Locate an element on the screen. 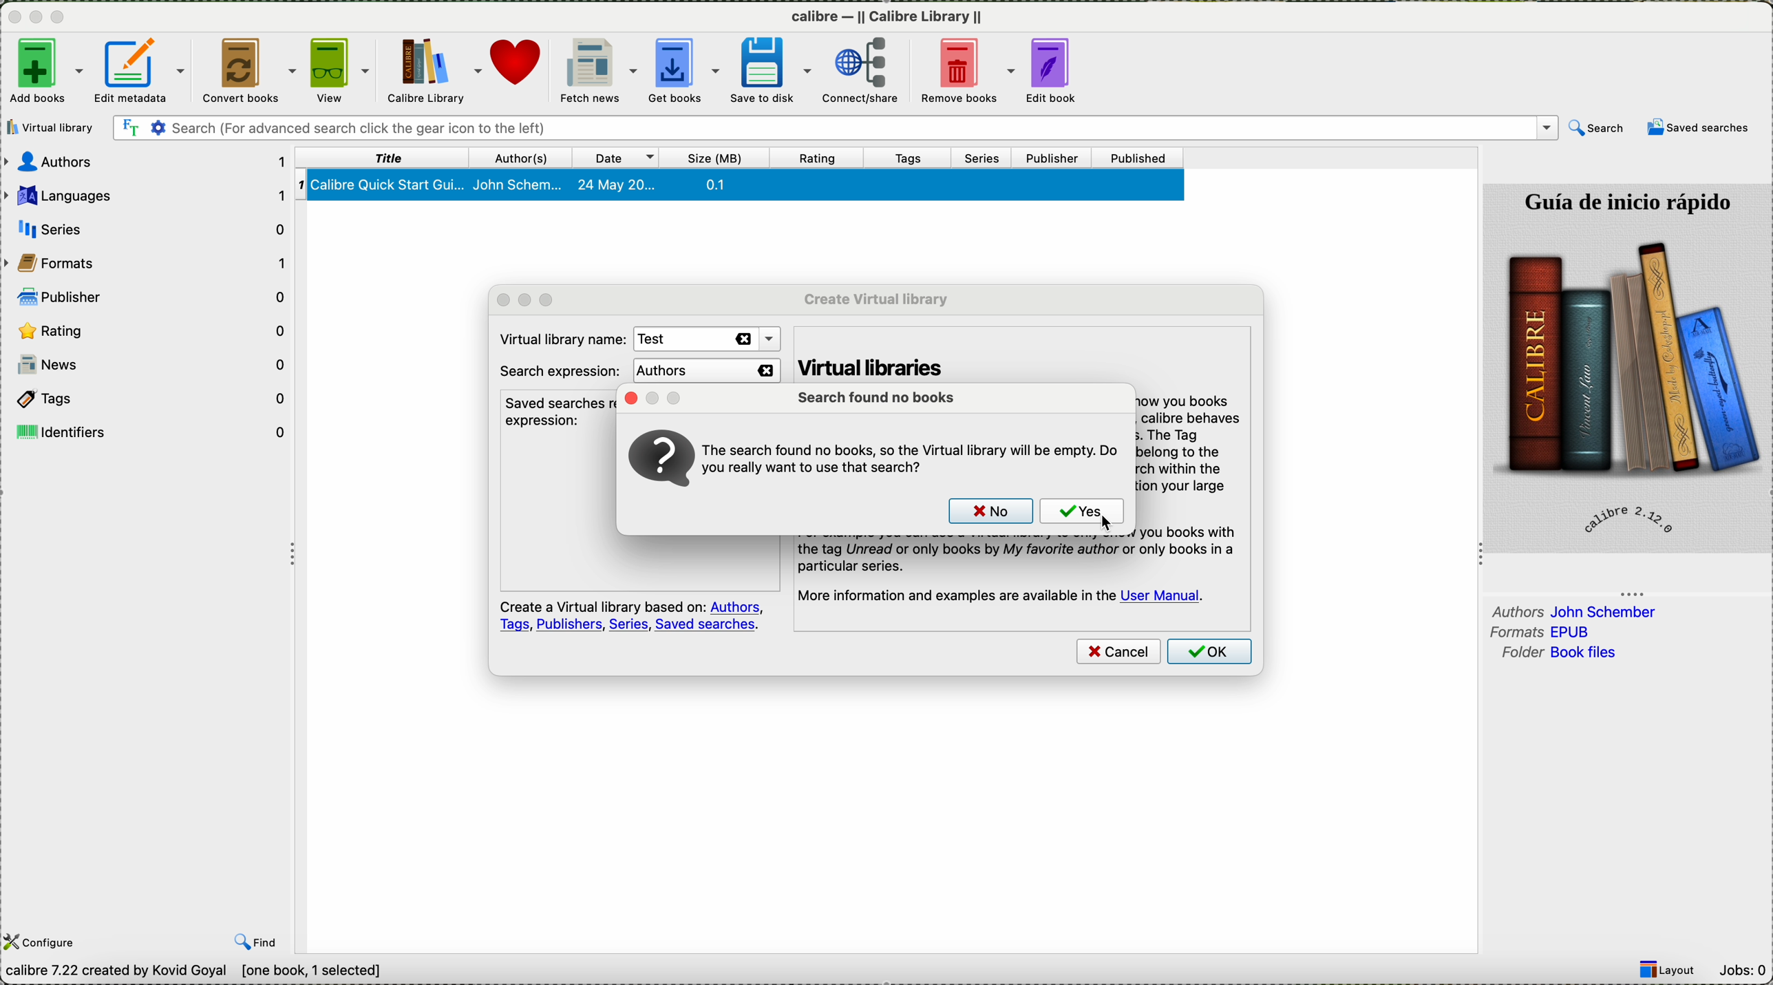 The image size is (1773, 985). authors is located at coordinates (525, 158).